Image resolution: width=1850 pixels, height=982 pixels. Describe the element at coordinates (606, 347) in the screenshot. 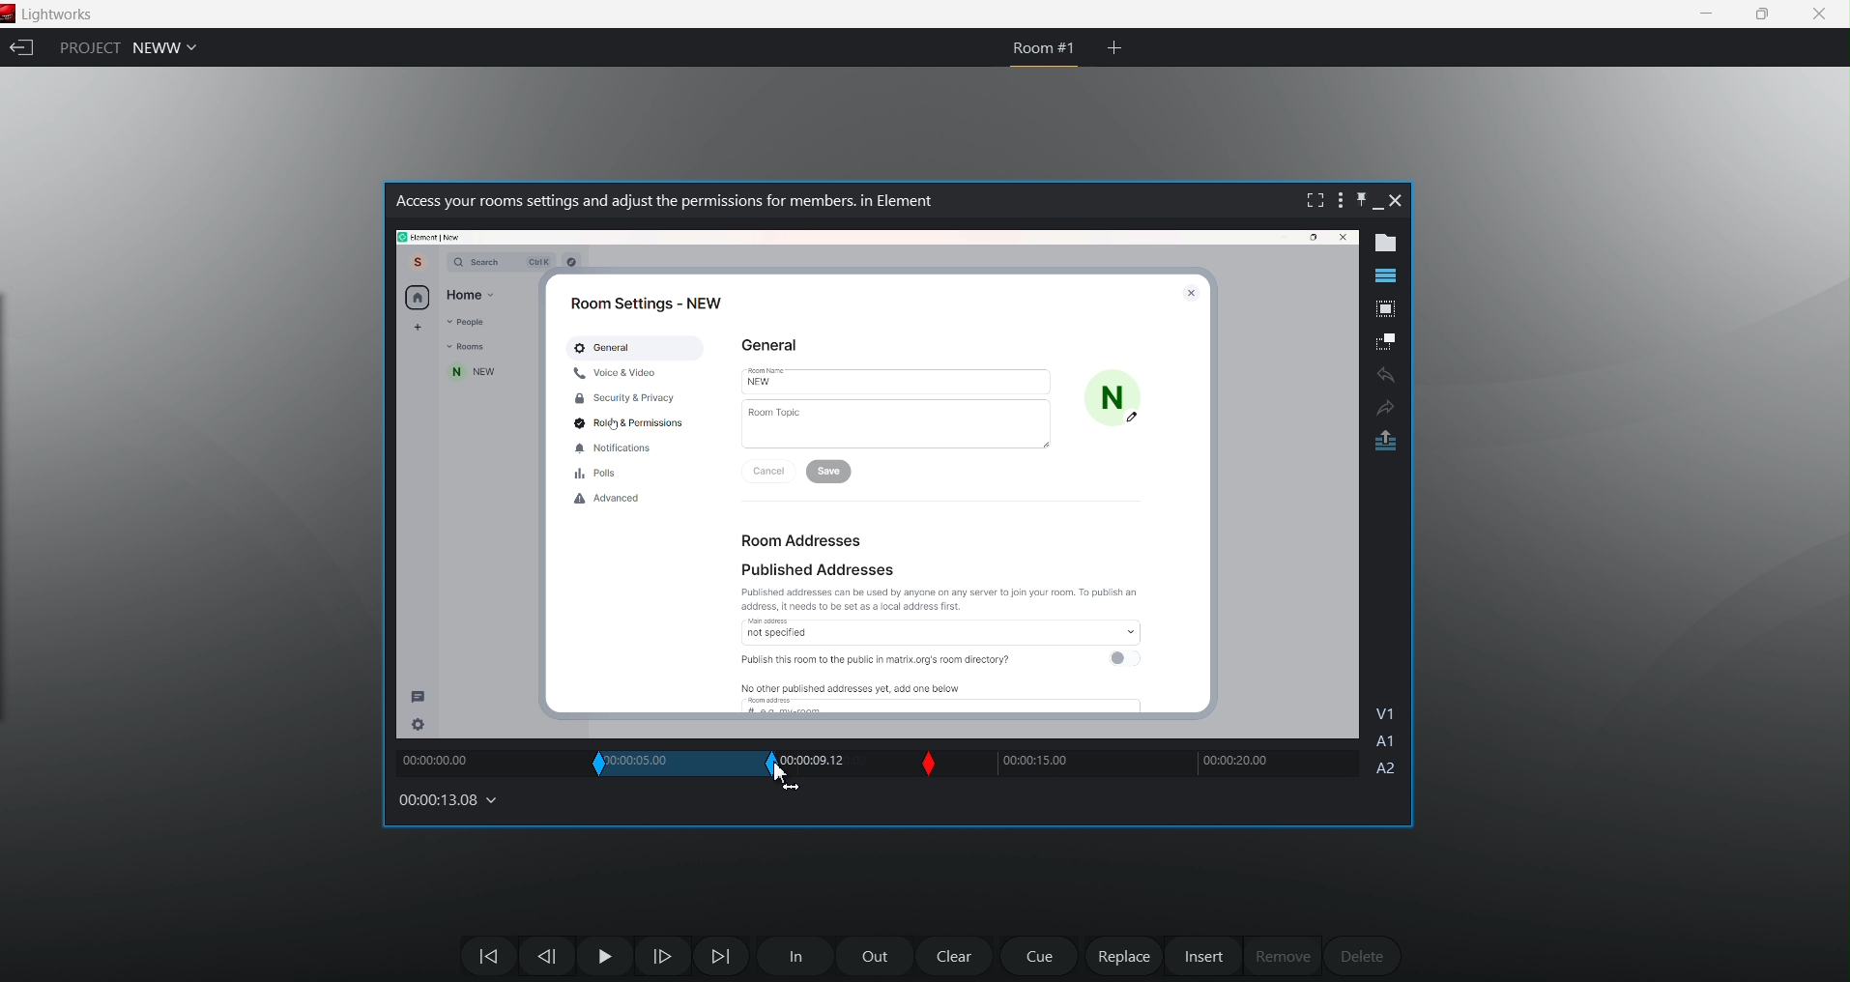

I see `General` at that location.